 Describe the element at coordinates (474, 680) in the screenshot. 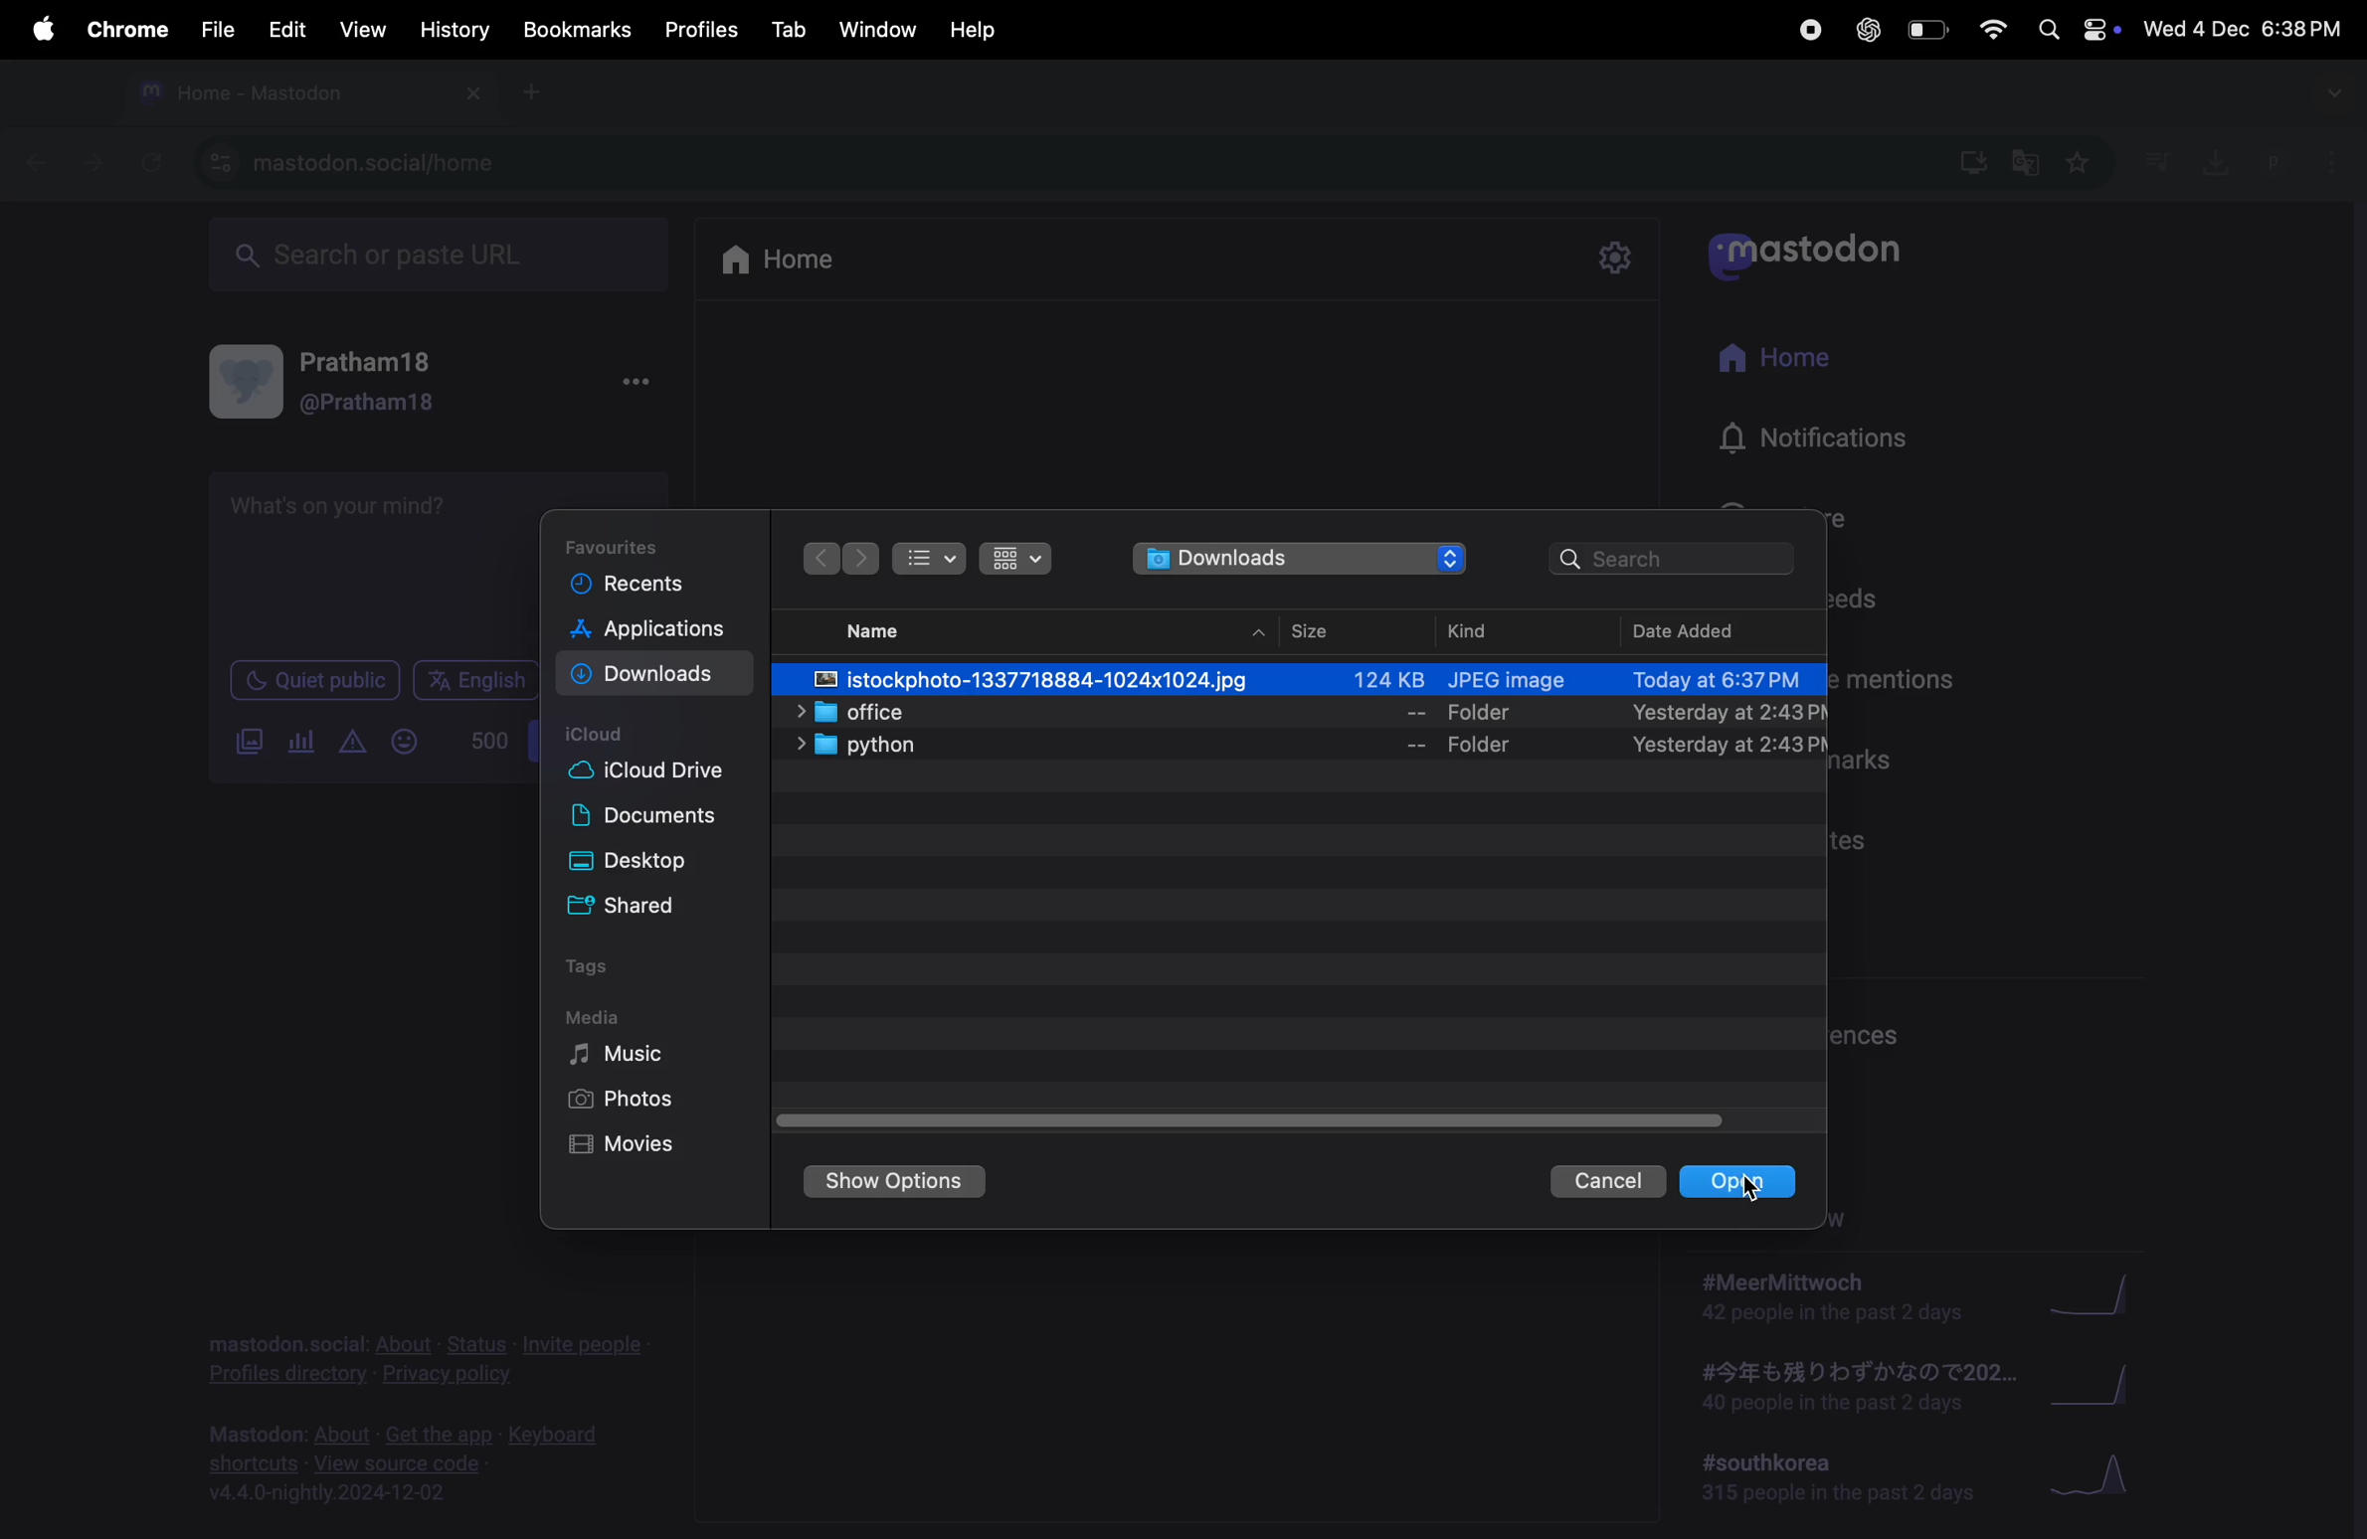

I see `English` at that location.